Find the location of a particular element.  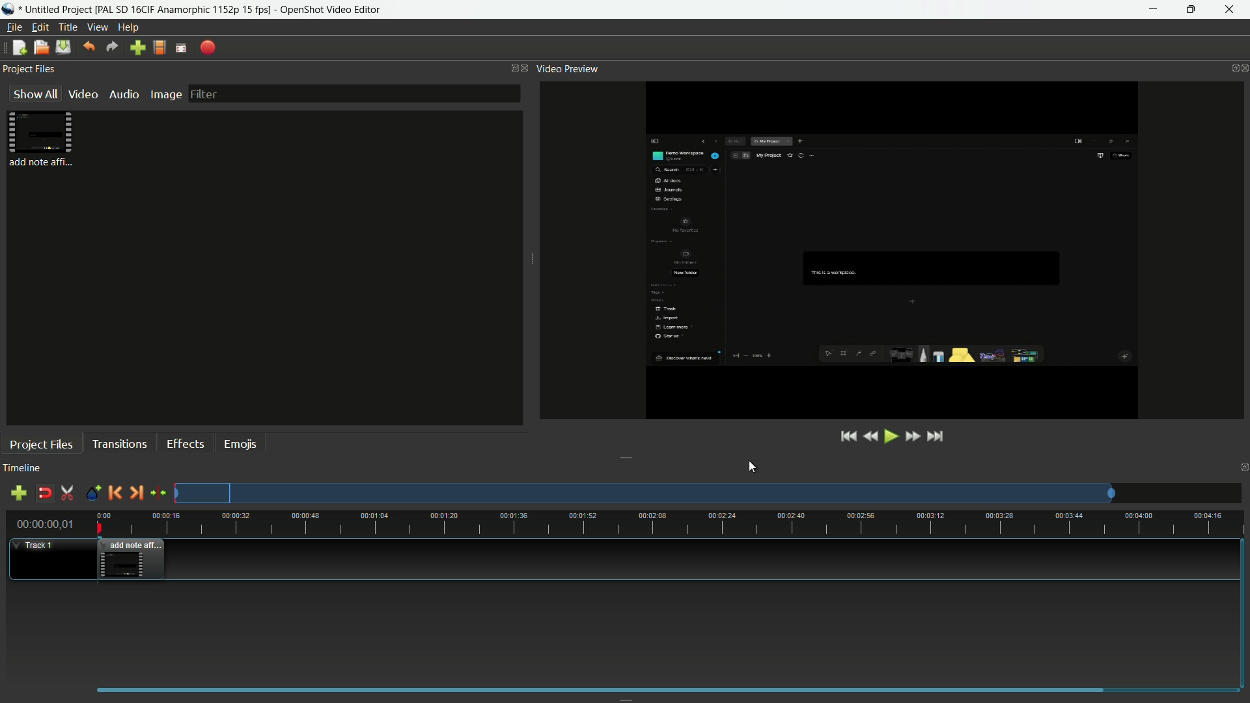

close project files is located at coordinates (526, 67).